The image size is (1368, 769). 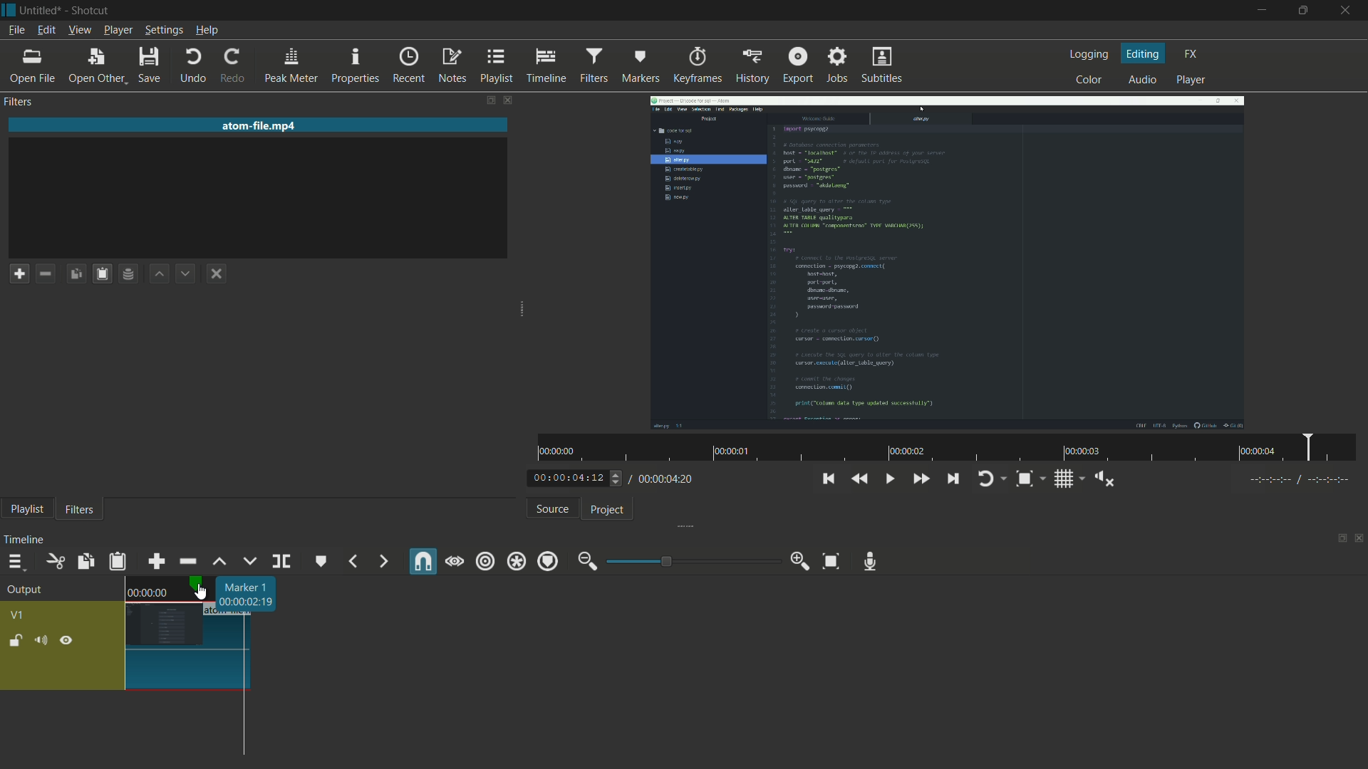 What do you see at coordinates (831, 479) in the screenshot?
I see `skip to the previous point` at bounding box center [831, 479].